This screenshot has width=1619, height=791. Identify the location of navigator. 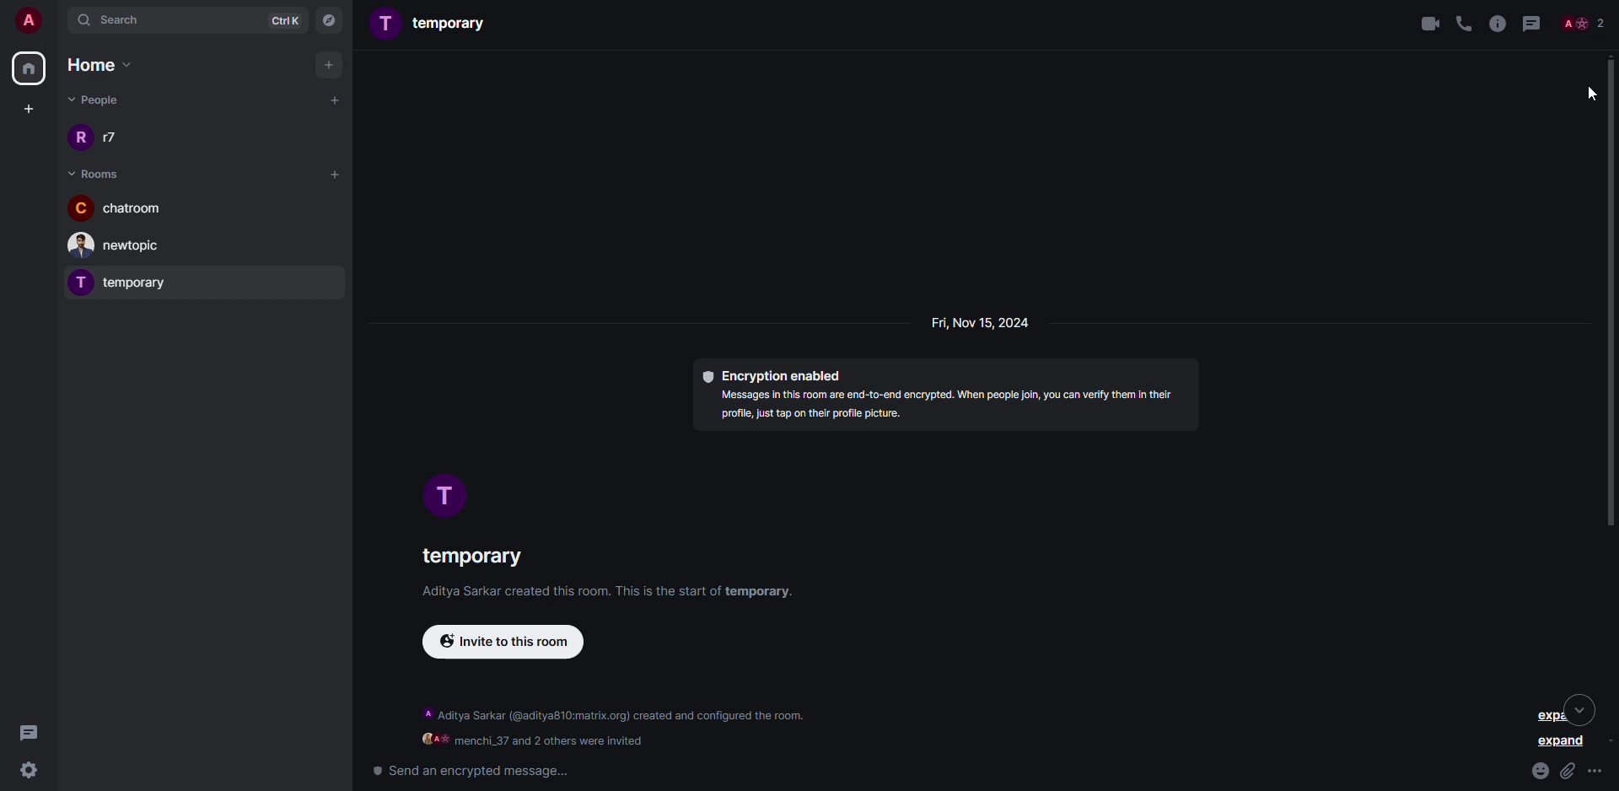
(331, 19).